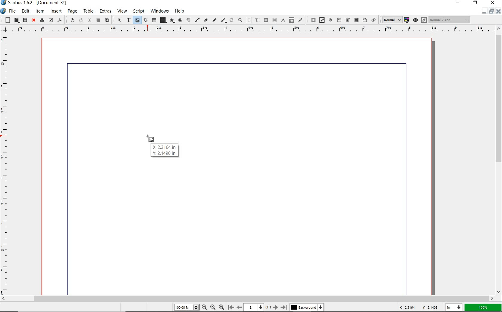  Describe the element at coordinates (483, 307) in the screenshot. I see `zoom factor` at that location.